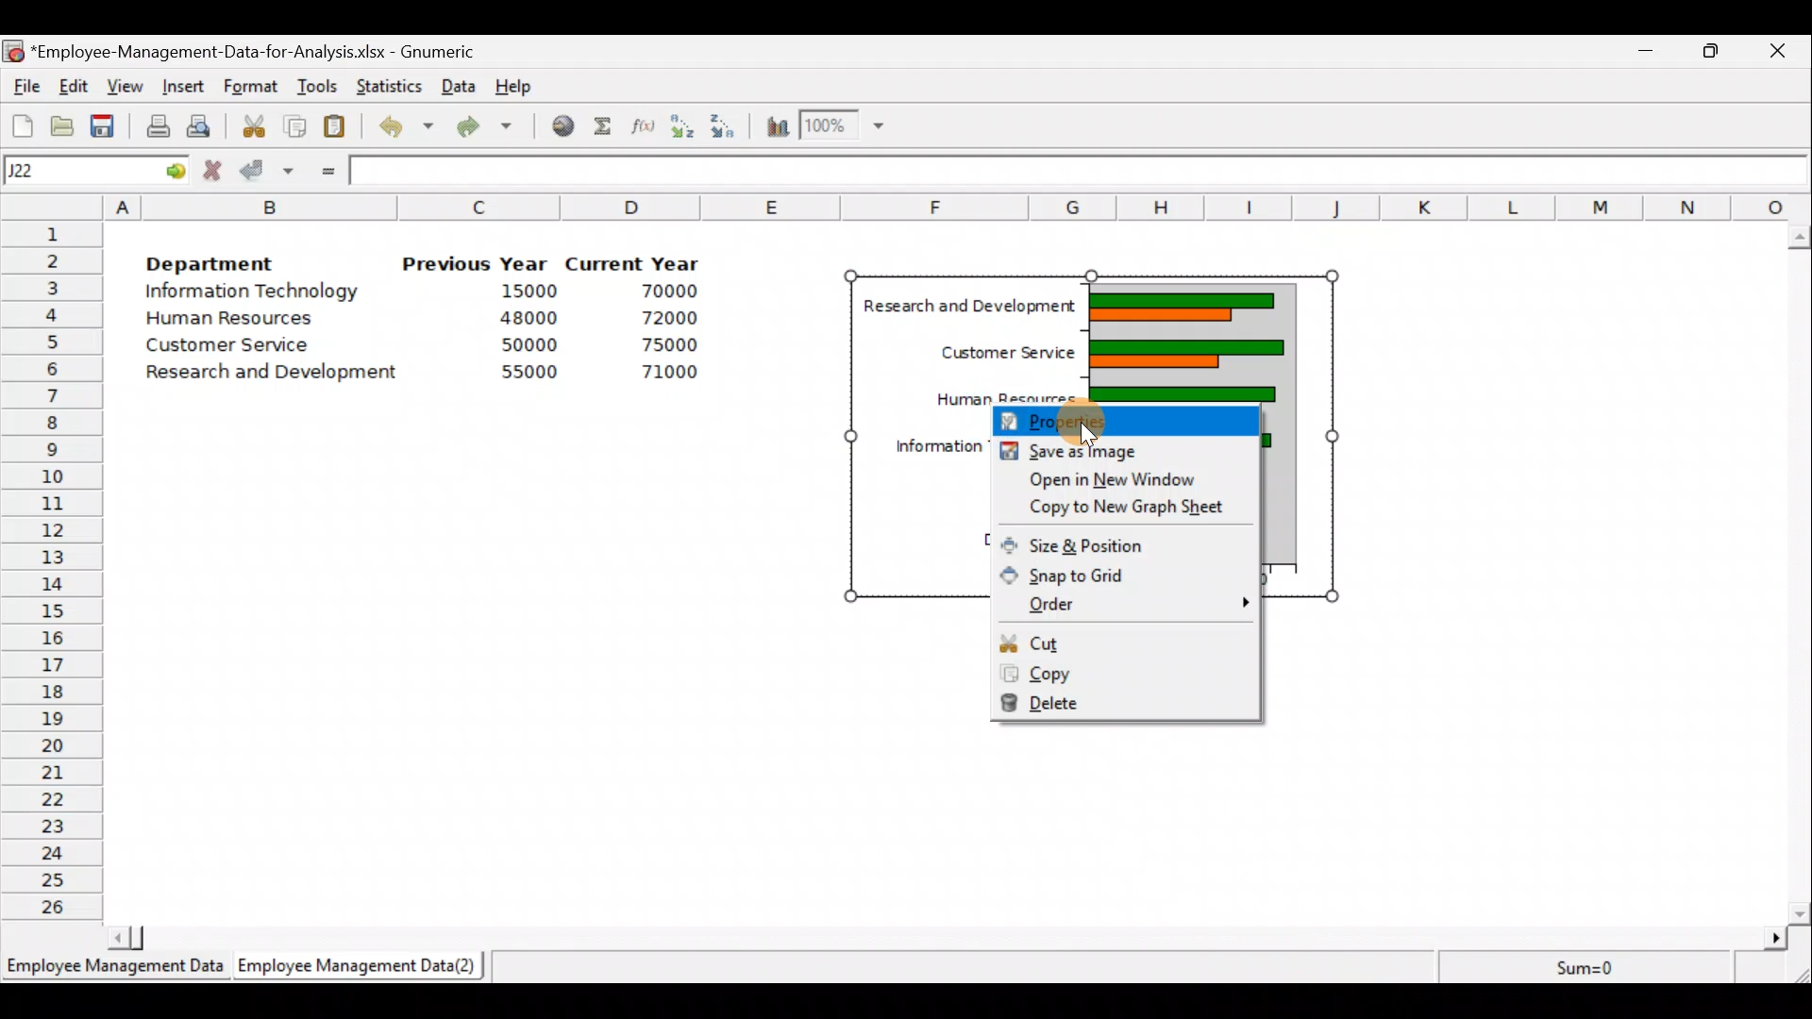 This screenshot has height=1019, width=1812. What do you see at coordinates (214, 171) in the screenshot?
I see `Cancel change` at bounding box center [214, 171].